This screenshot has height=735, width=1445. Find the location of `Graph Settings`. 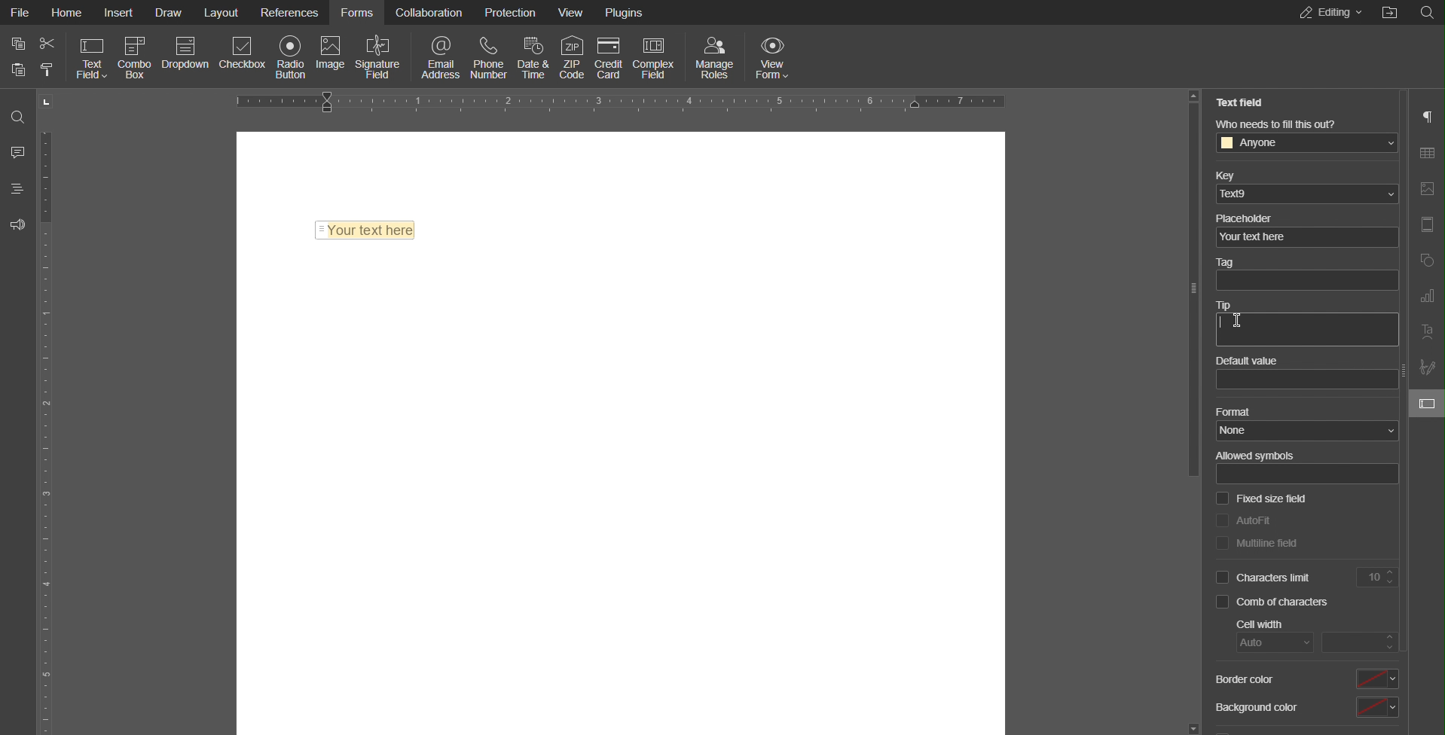

Graph Settings is located at coordinates (1425, 294).